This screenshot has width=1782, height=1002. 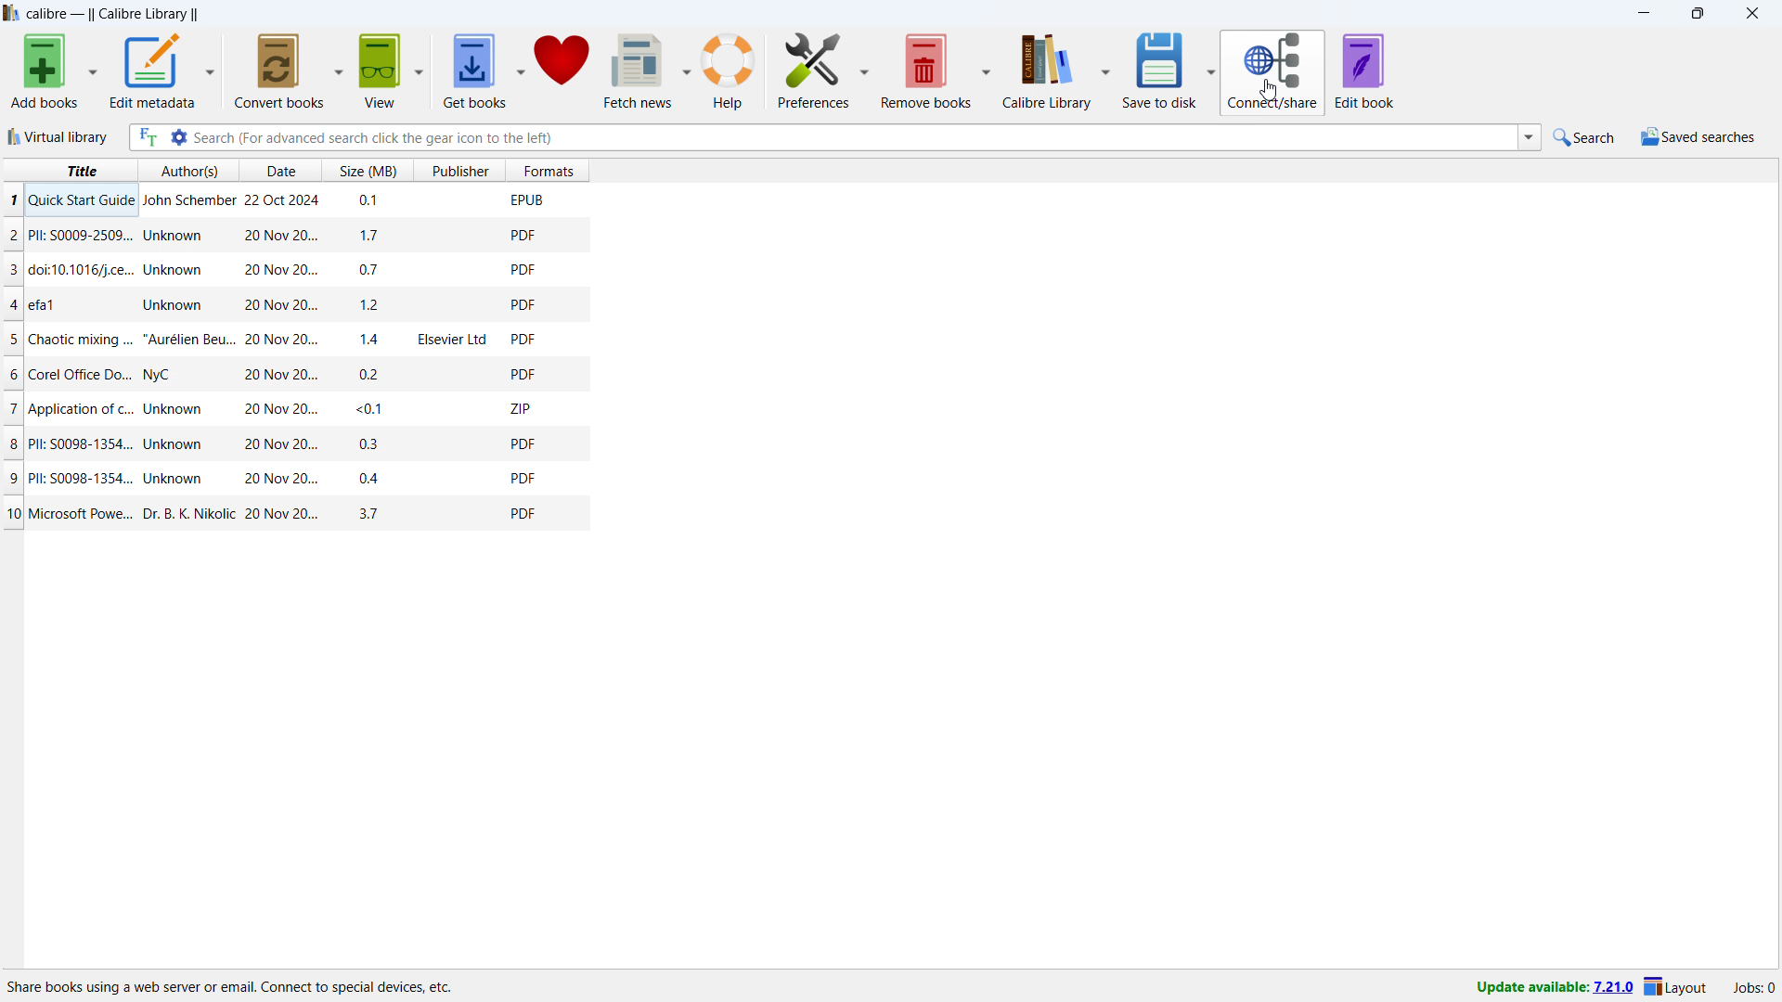 I want to click on one book entry, so click(x=293, y=270).